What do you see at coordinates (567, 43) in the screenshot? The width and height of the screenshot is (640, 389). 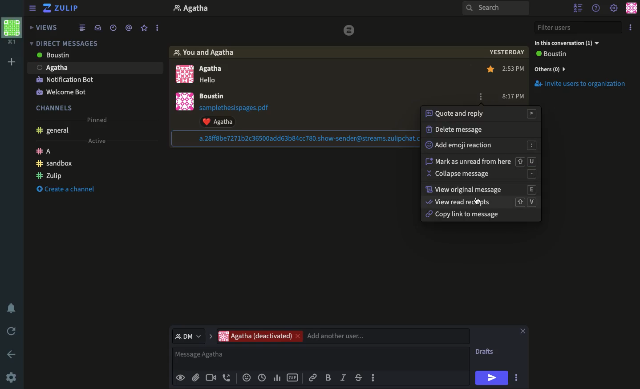 I see `In this conversation` at bounding box center [567, 43].